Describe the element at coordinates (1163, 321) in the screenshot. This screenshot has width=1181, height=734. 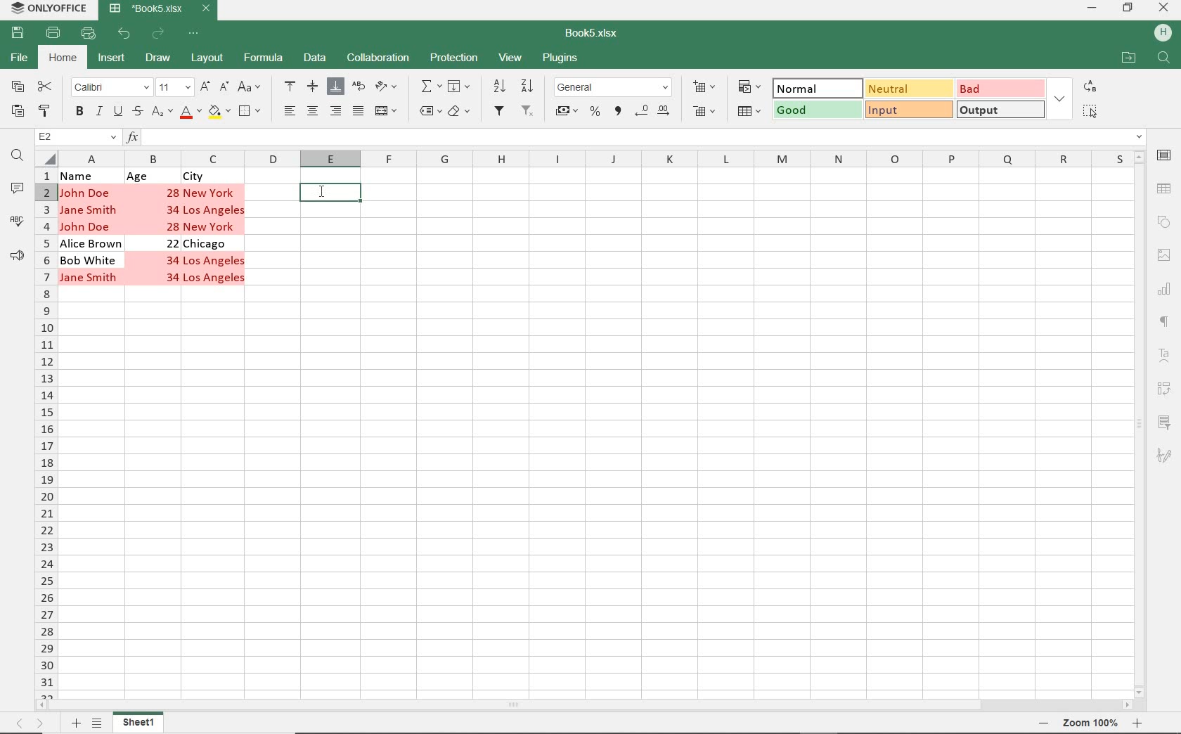
I see `PARAGRAPH SETTINGS` at that location.